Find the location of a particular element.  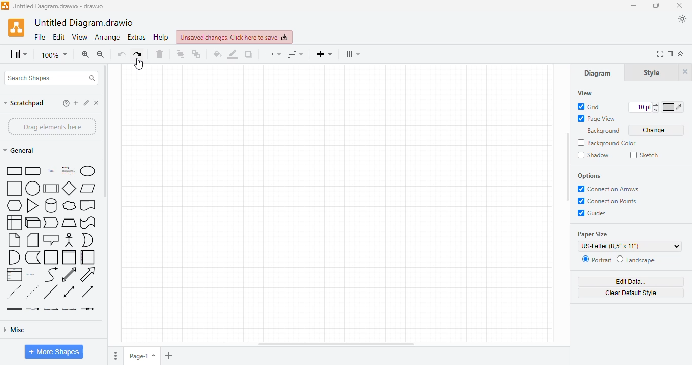

process is located at coordinates (51, 188).